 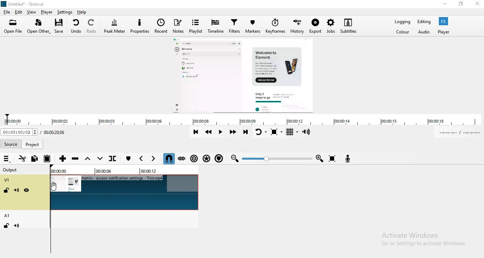 What do you see at coordinates (113, 158) in the screenshot?
I see `` at bounding box center [113, 158].